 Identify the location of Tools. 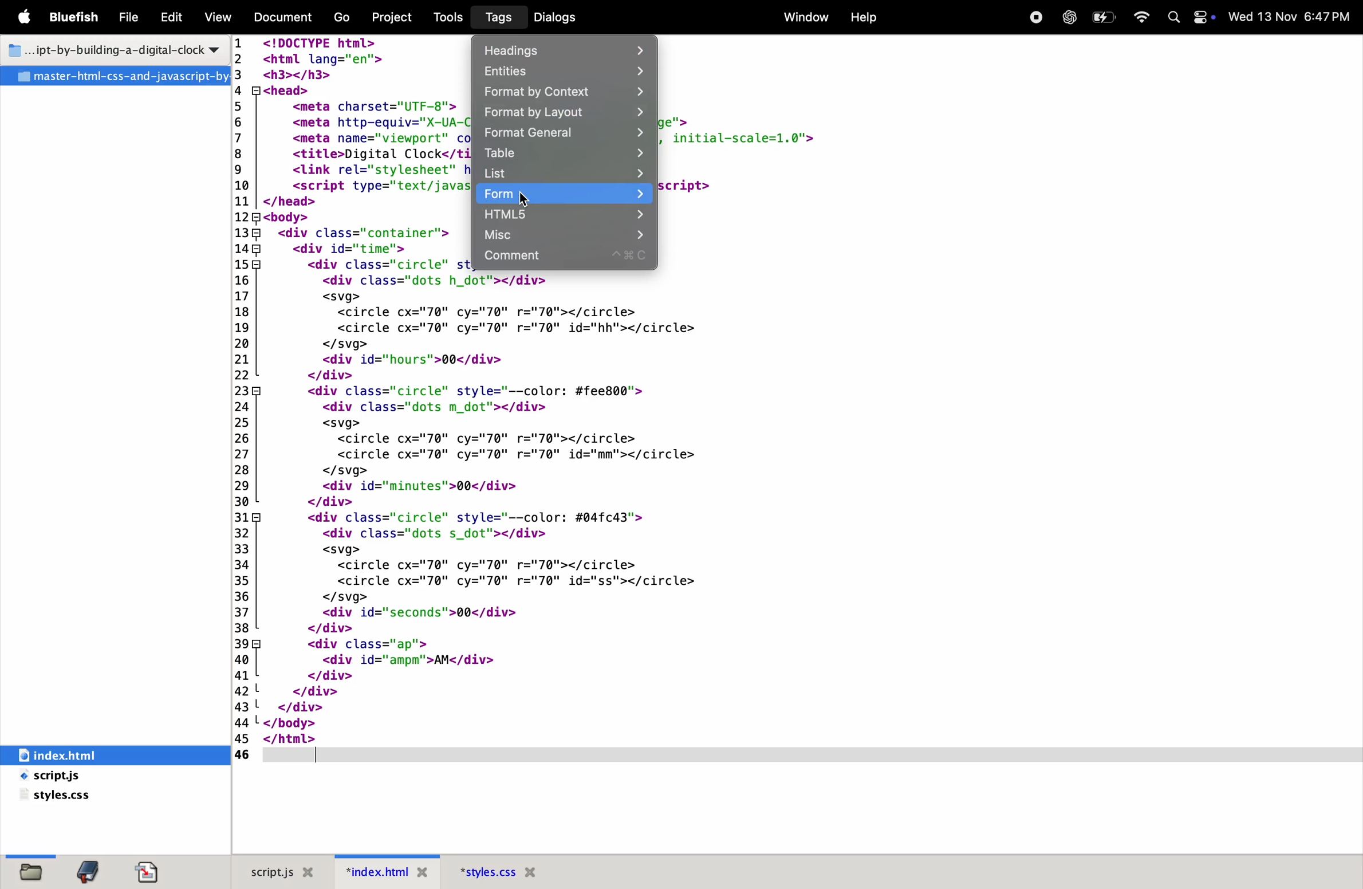
(448, 18).